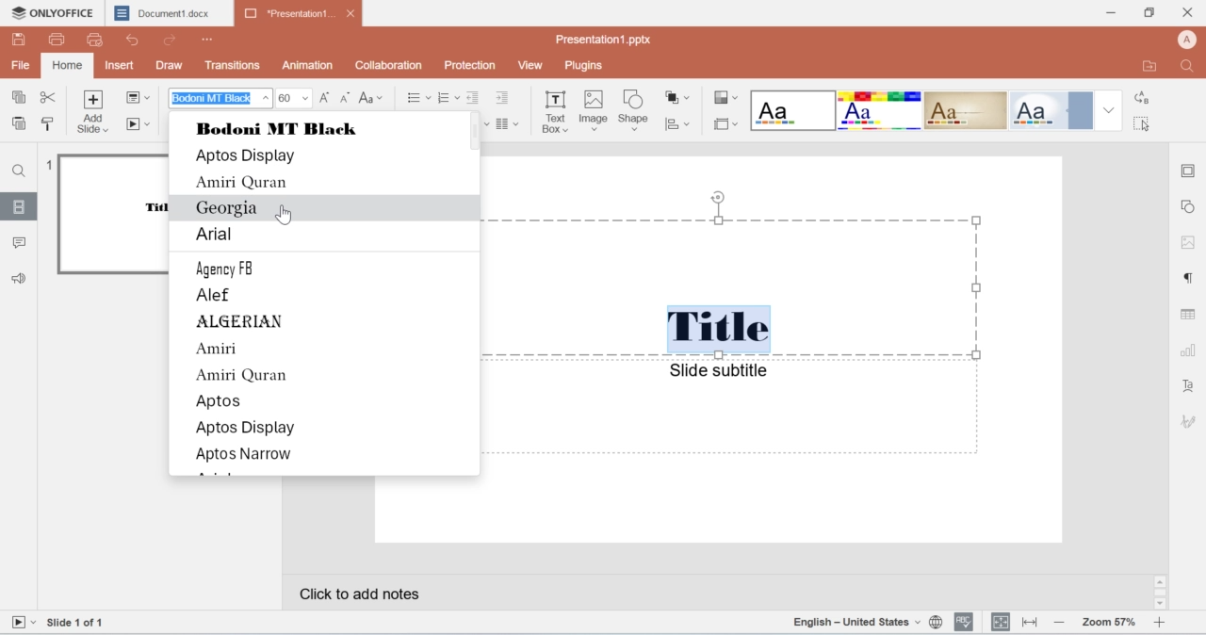 Image resolution: width=1206 pixels, height=635 pixels. Describe the element at coordinates (138, 40) in the screenshot. I see `Undo` at that location.